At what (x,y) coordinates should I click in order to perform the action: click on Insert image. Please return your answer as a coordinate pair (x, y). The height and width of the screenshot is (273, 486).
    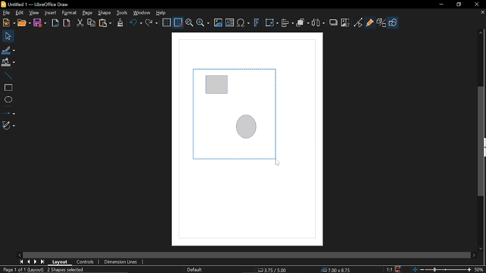
    Looking at the image, I should click on (218, 23).